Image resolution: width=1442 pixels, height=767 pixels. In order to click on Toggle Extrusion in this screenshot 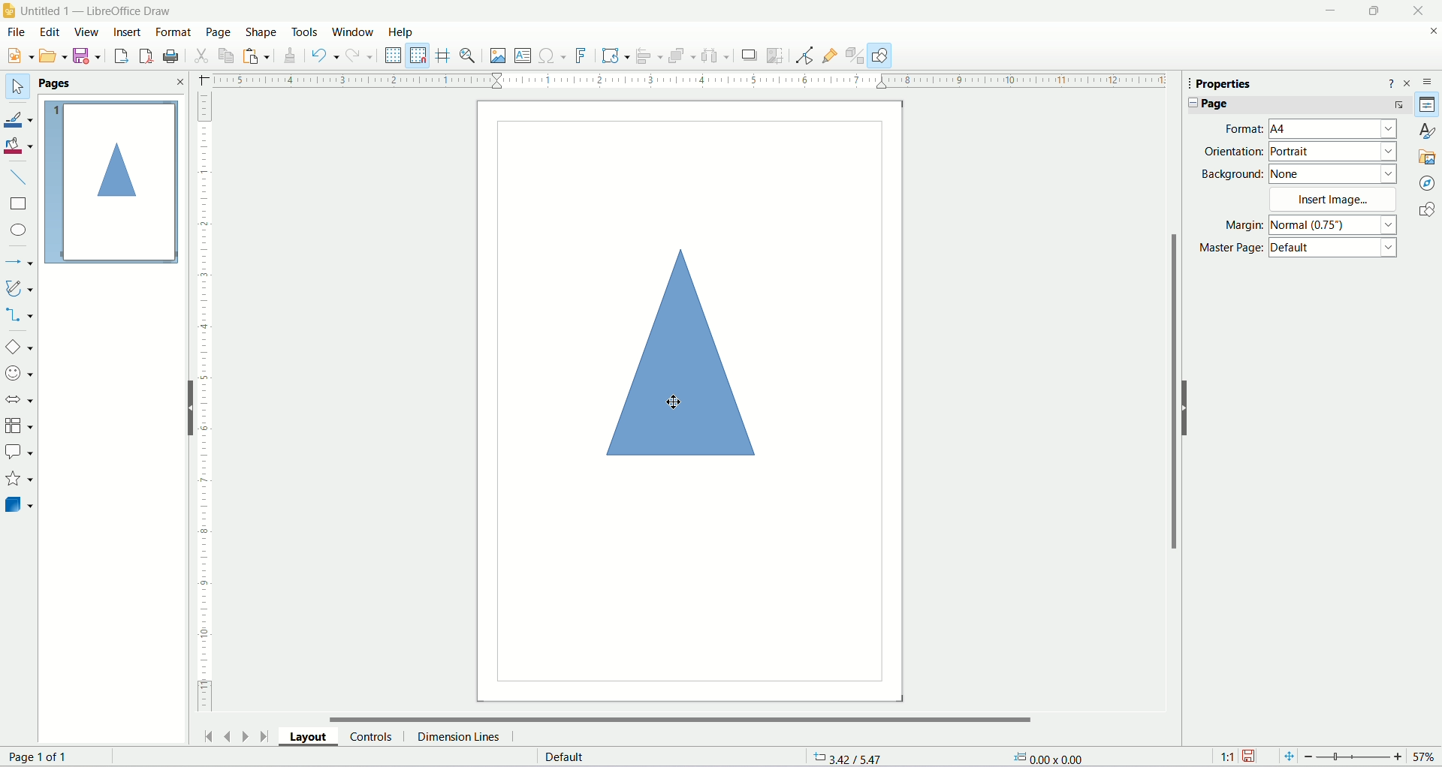, I will do `click(855, 54)`.